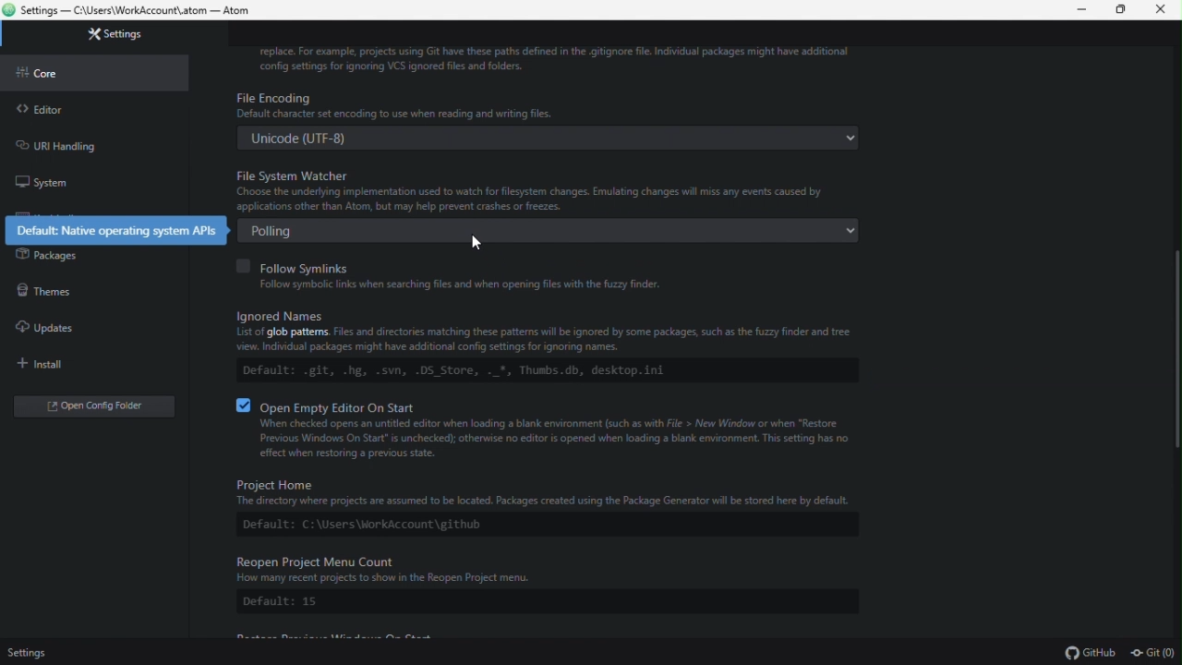  Describe the element at coordinates (102, 39) in the screenshot. I see `settings` at that location.